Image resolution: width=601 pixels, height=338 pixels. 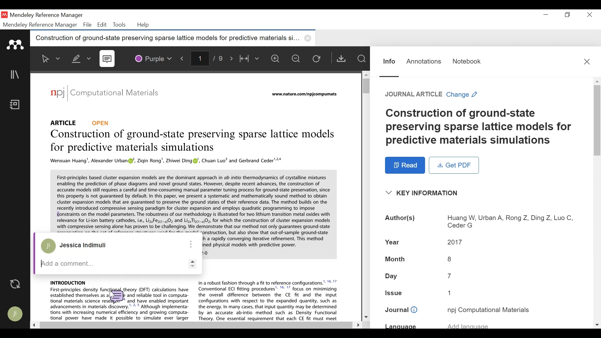 I want to click on File, so click(x=88, y=25).